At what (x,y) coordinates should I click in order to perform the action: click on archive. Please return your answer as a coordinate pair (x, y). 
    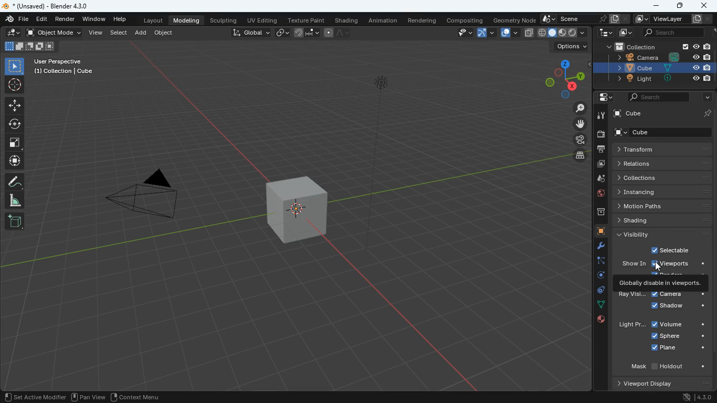
    Looking at the image, I should click on (596, 212).